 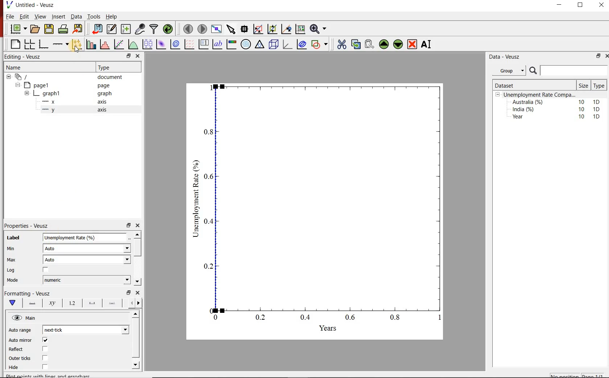 I want to click on main, so click(x=14, y=303).